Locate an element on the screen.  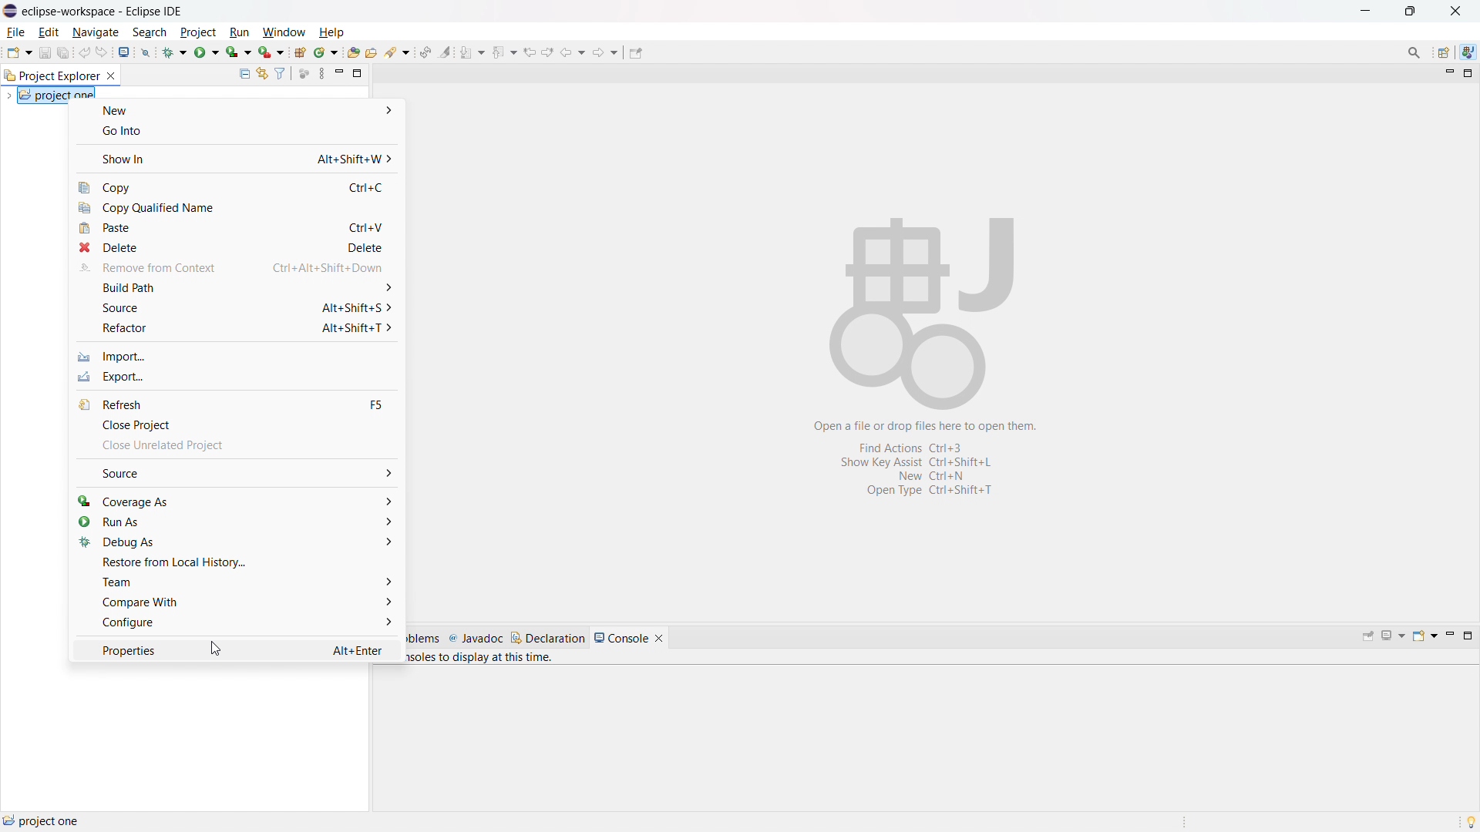
collapse all is located at coordinates (244, 73).